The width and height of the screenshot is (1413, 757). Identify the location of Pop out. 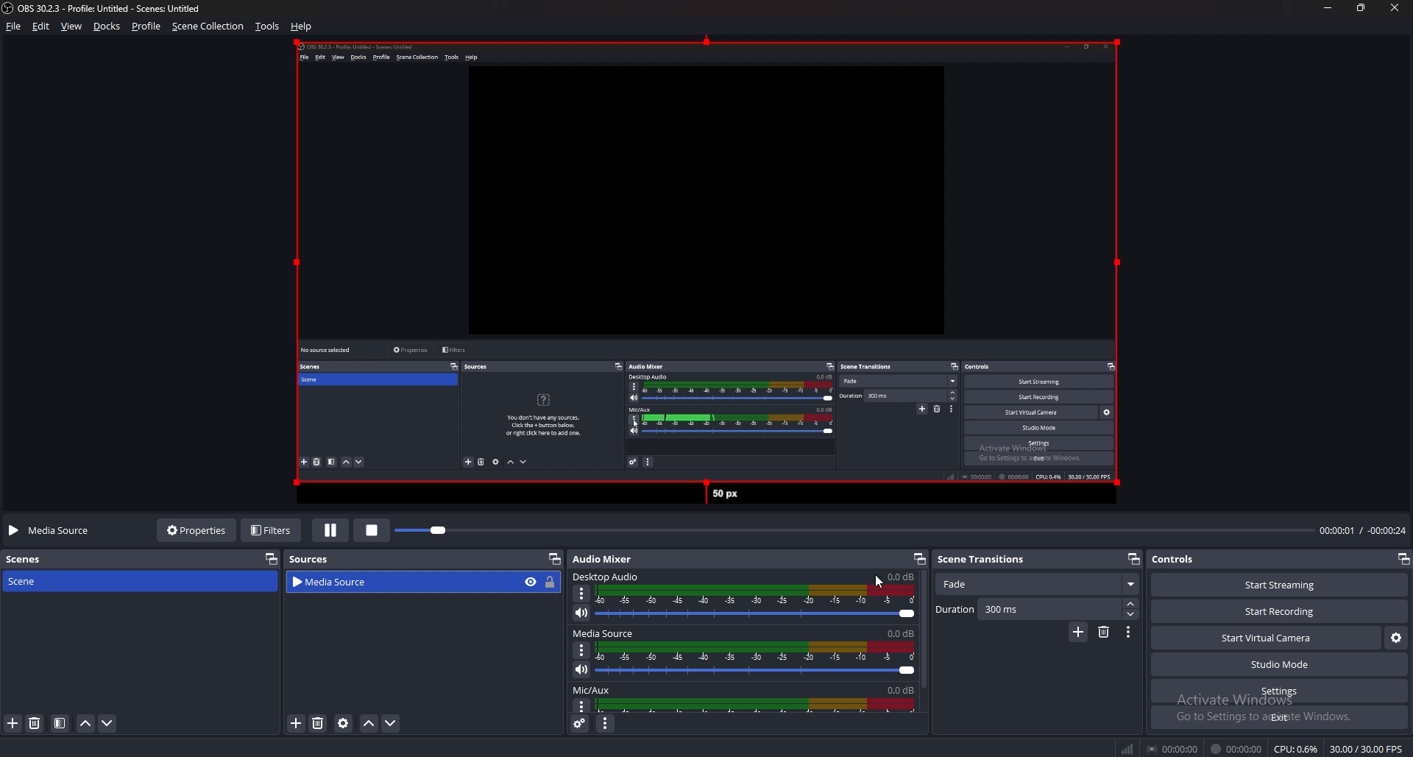
(1134, 560).